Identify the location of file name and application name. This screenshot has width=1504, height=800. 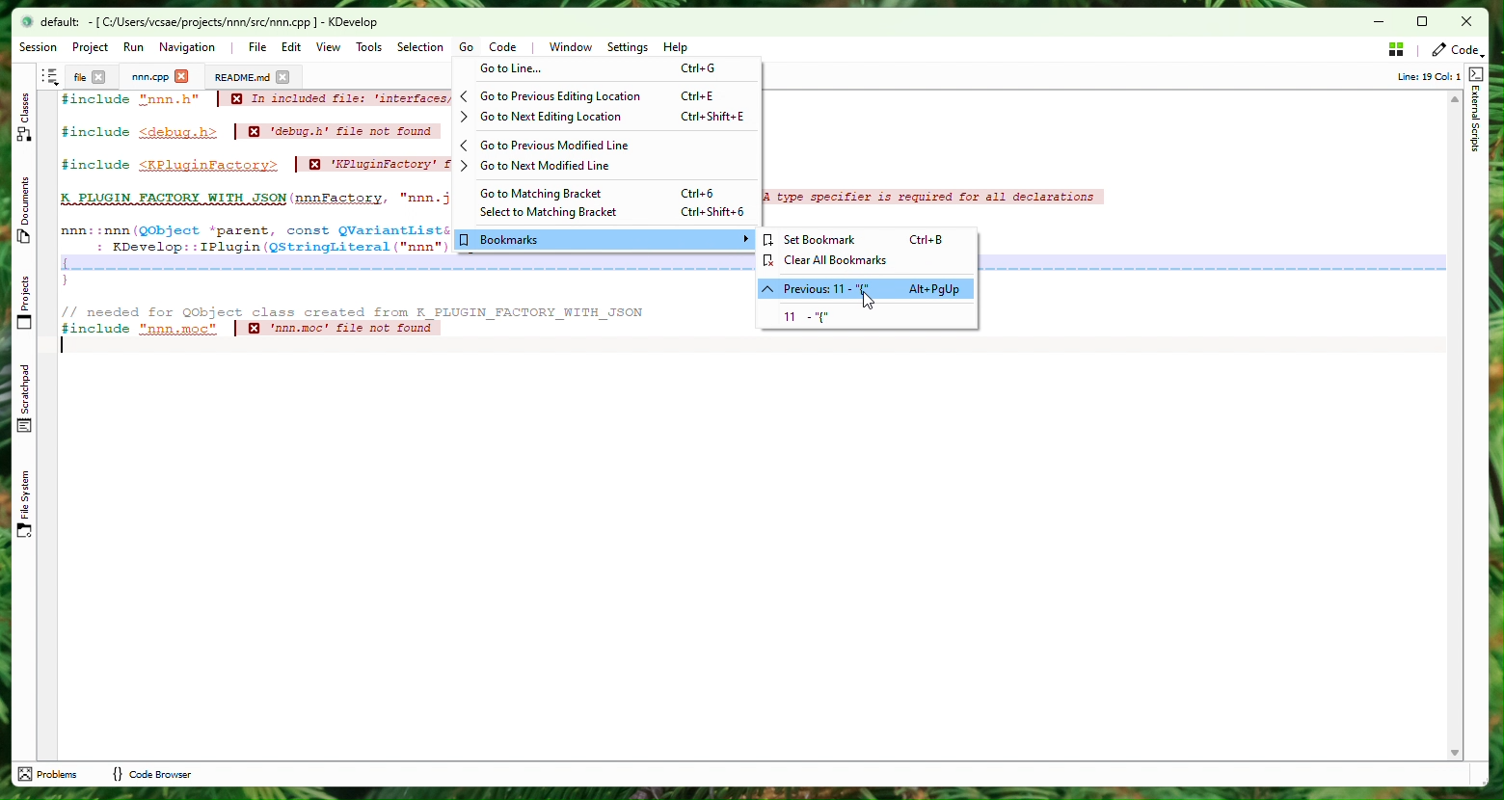
(209, 22).